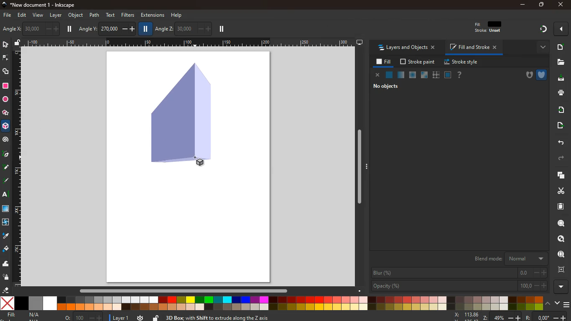 The height and width of the screenshot is (321, 571). What do you see at coordinates (560, 47) in the screenshot?
I see `new` at bounding box center [560, 47].